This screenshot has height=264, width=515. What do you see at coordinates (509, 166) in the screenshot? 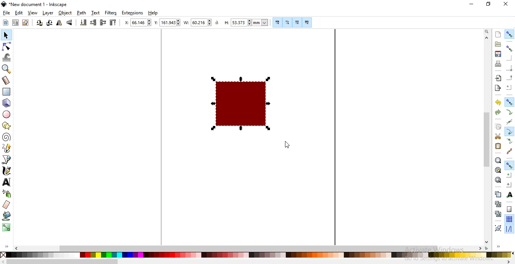
I see `snap nodes, paths and handles` at bounding box center [509, 166].